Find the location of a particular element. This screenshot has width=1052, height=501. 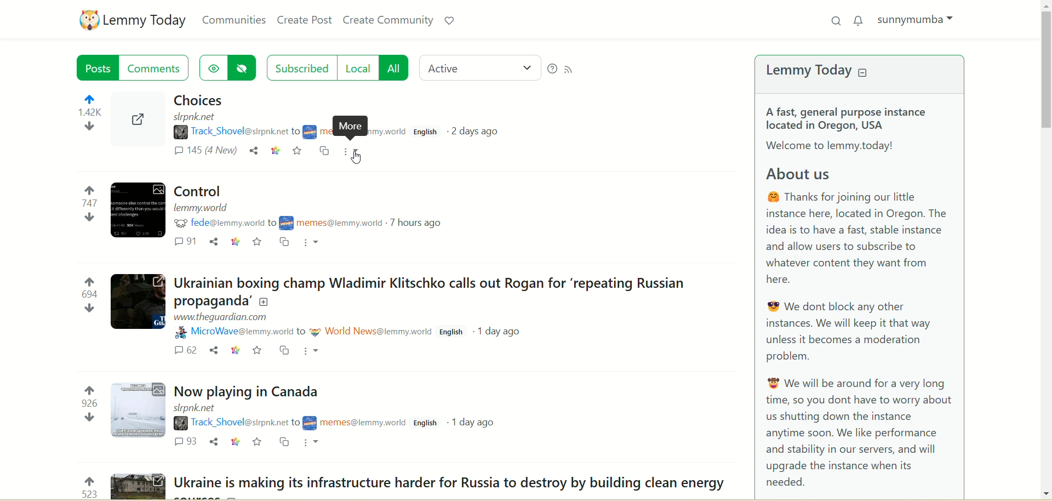

URL is located at coordinates (198, 118).